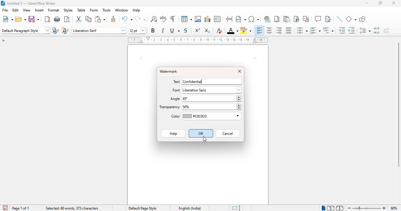  I want to click on Transparency, so click(170, 107).